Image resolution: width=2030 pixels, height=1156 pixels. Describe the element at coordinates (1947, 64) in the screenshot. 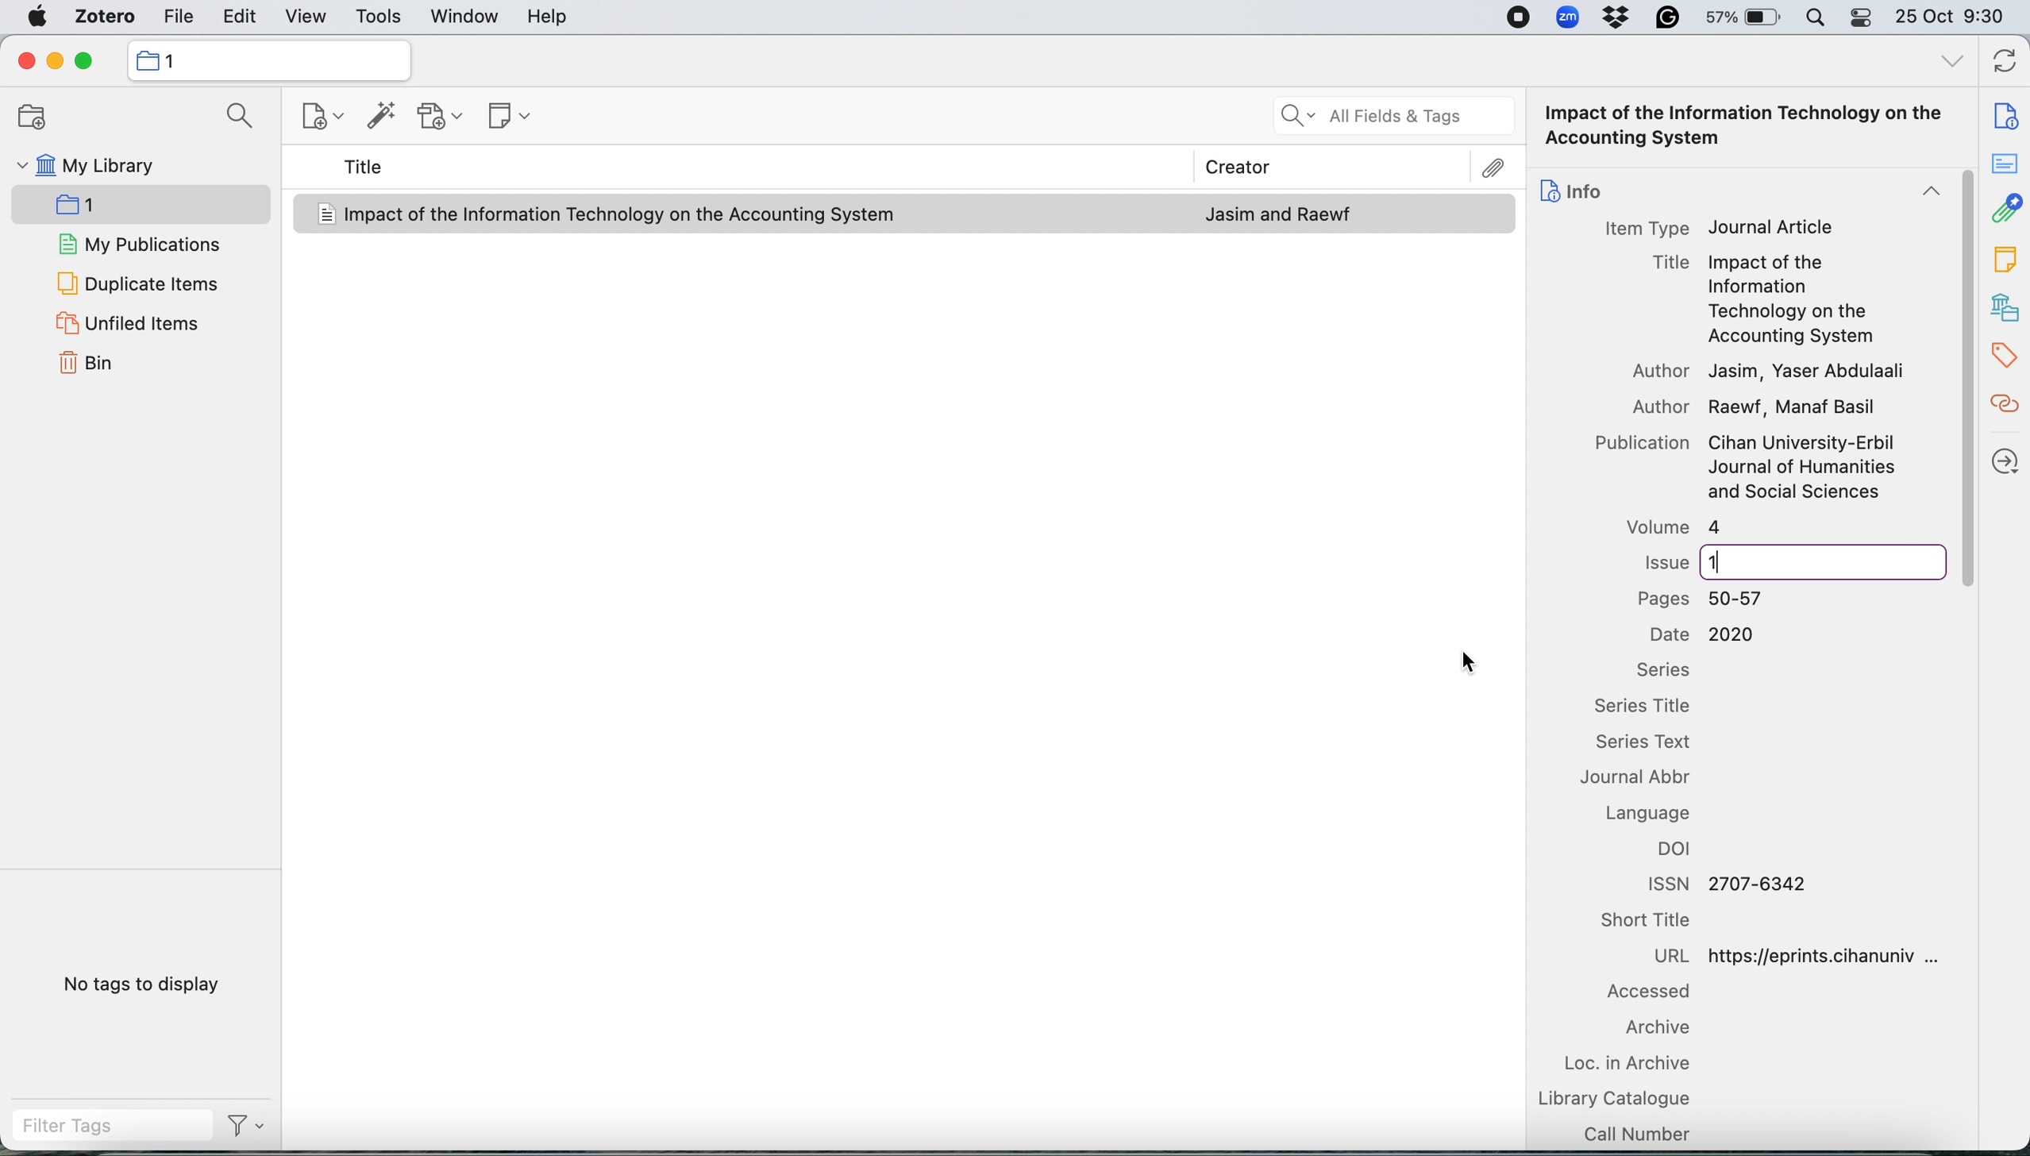

I see `list all tabs` at that location.